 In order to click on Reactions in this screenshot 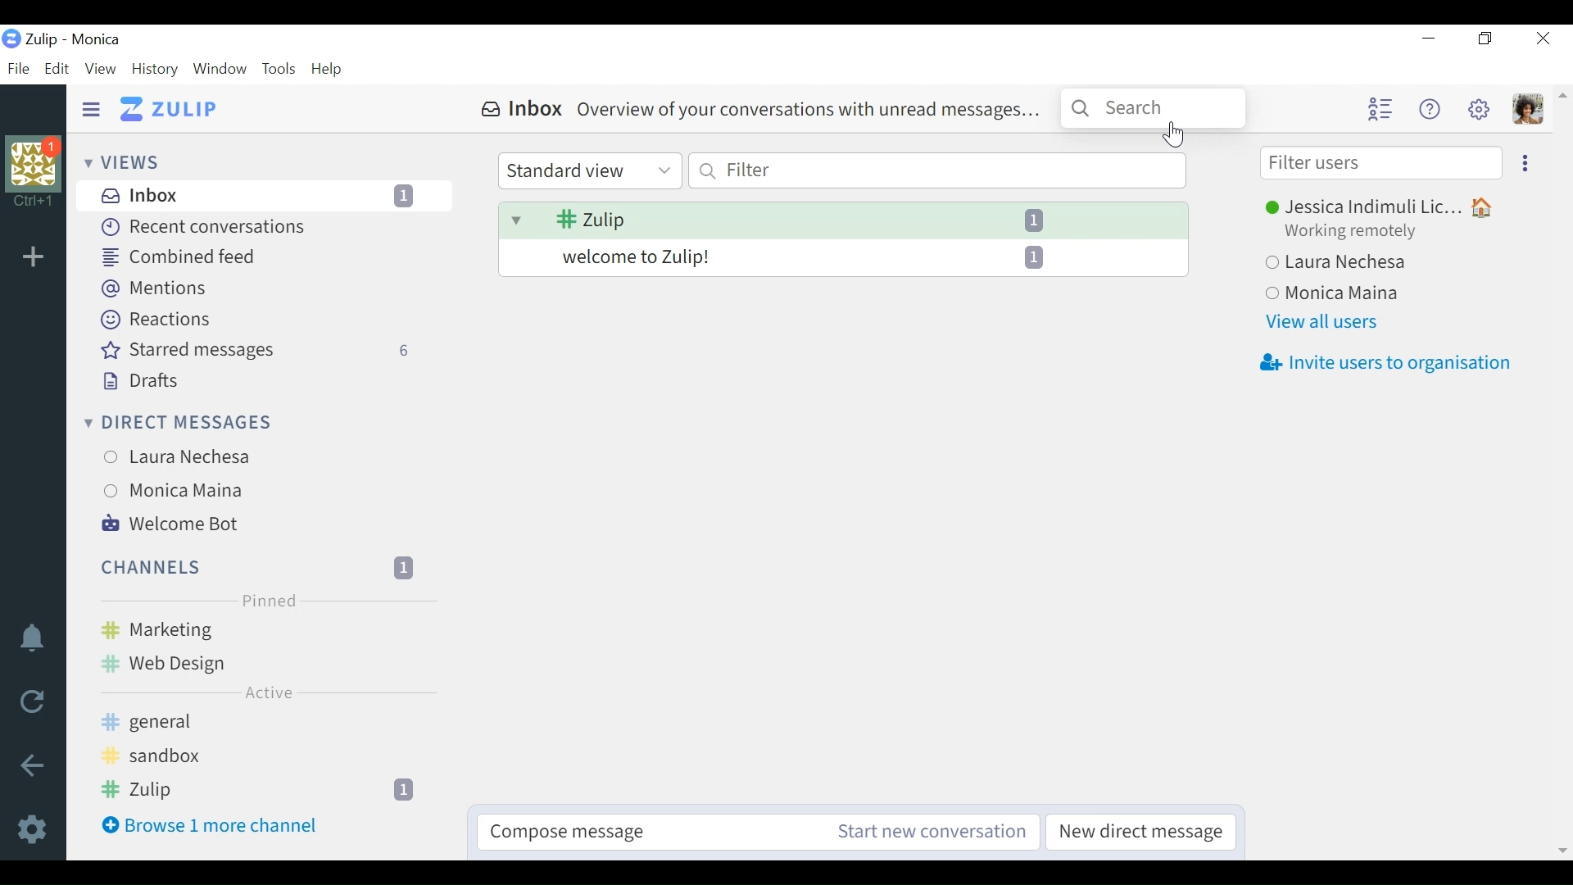, I will do `click(154, 320)`.